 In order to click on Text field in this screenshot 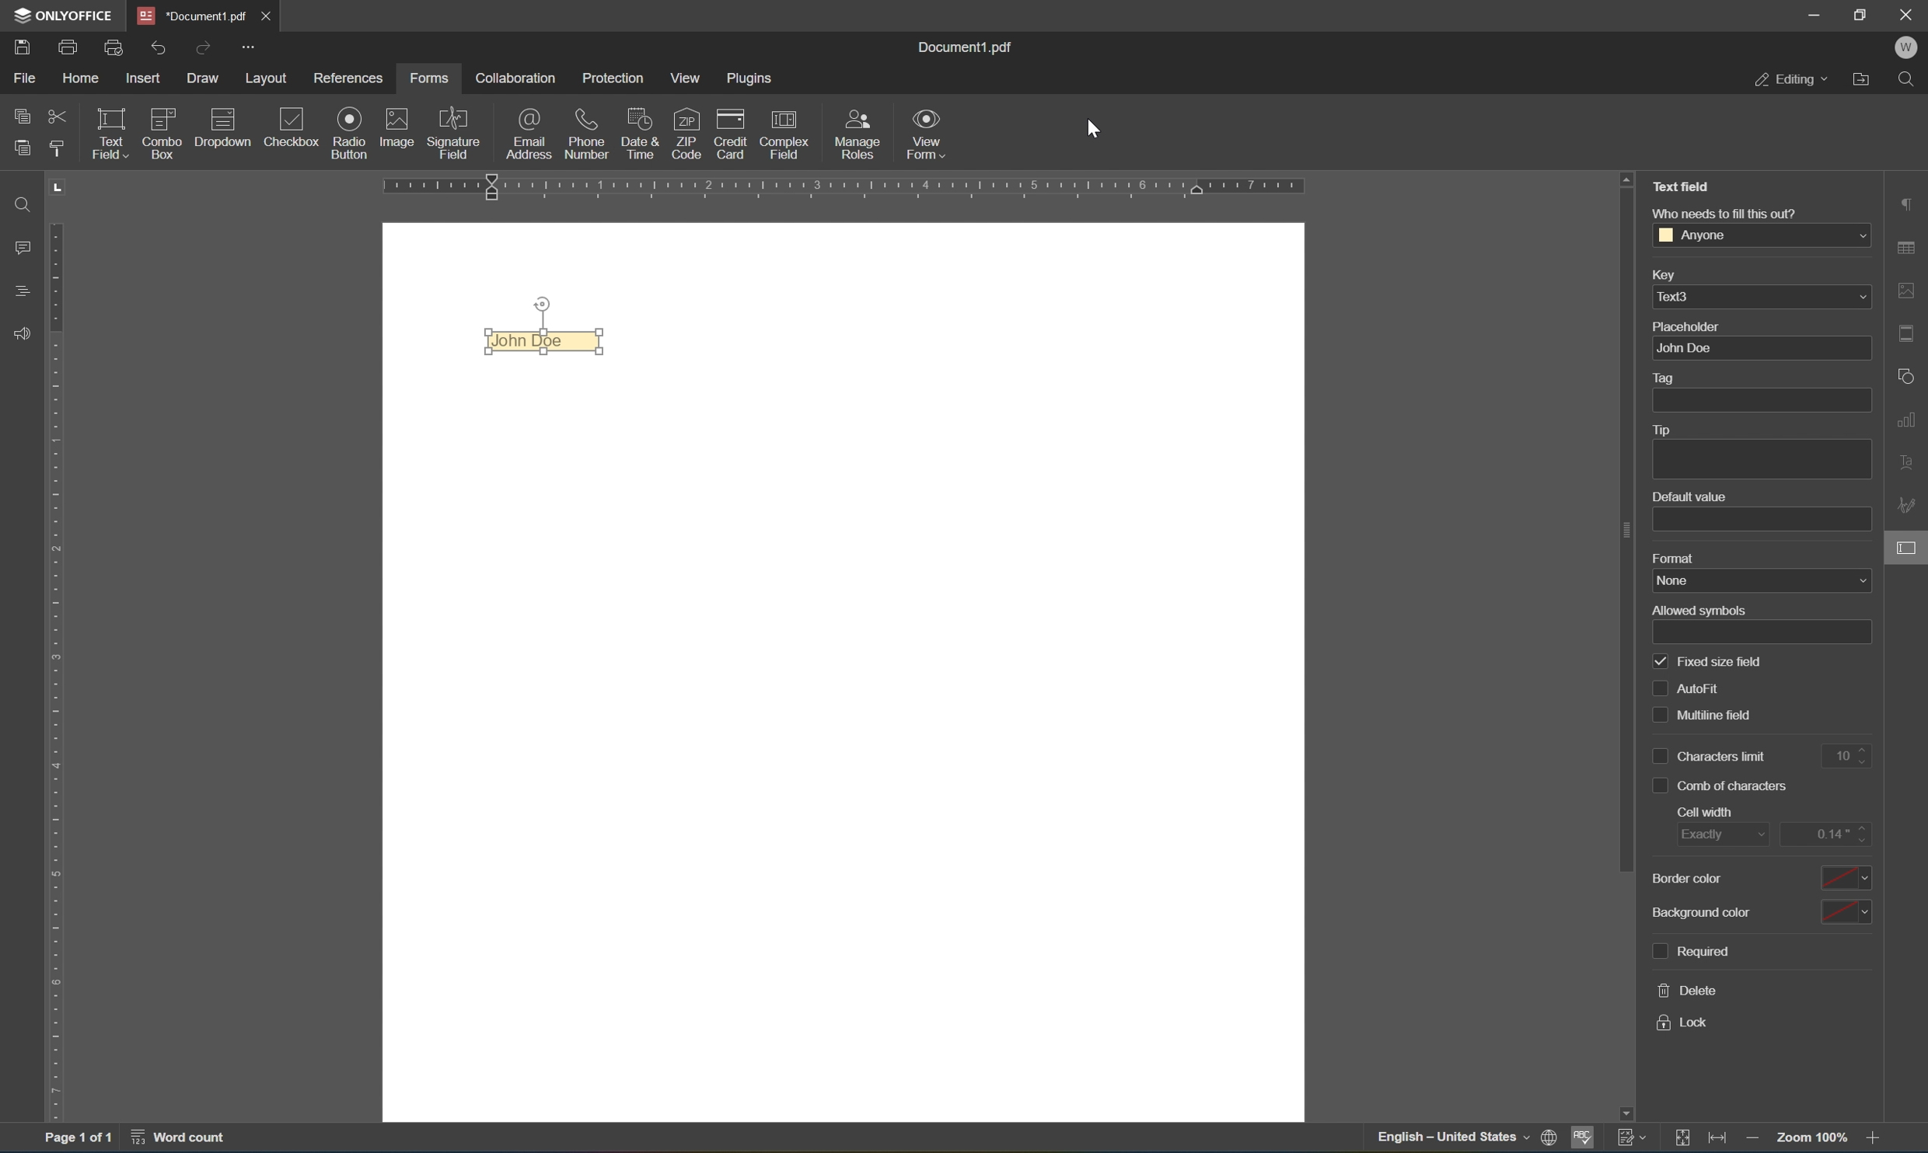, I will do `click(1682, 190)`.